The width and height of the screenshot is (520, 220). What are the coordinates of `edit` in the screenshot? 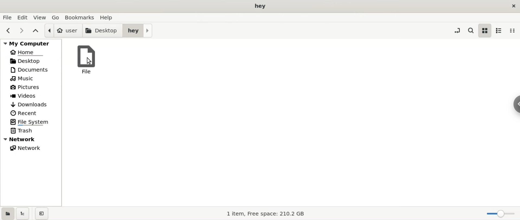 It's located at (24, 17).